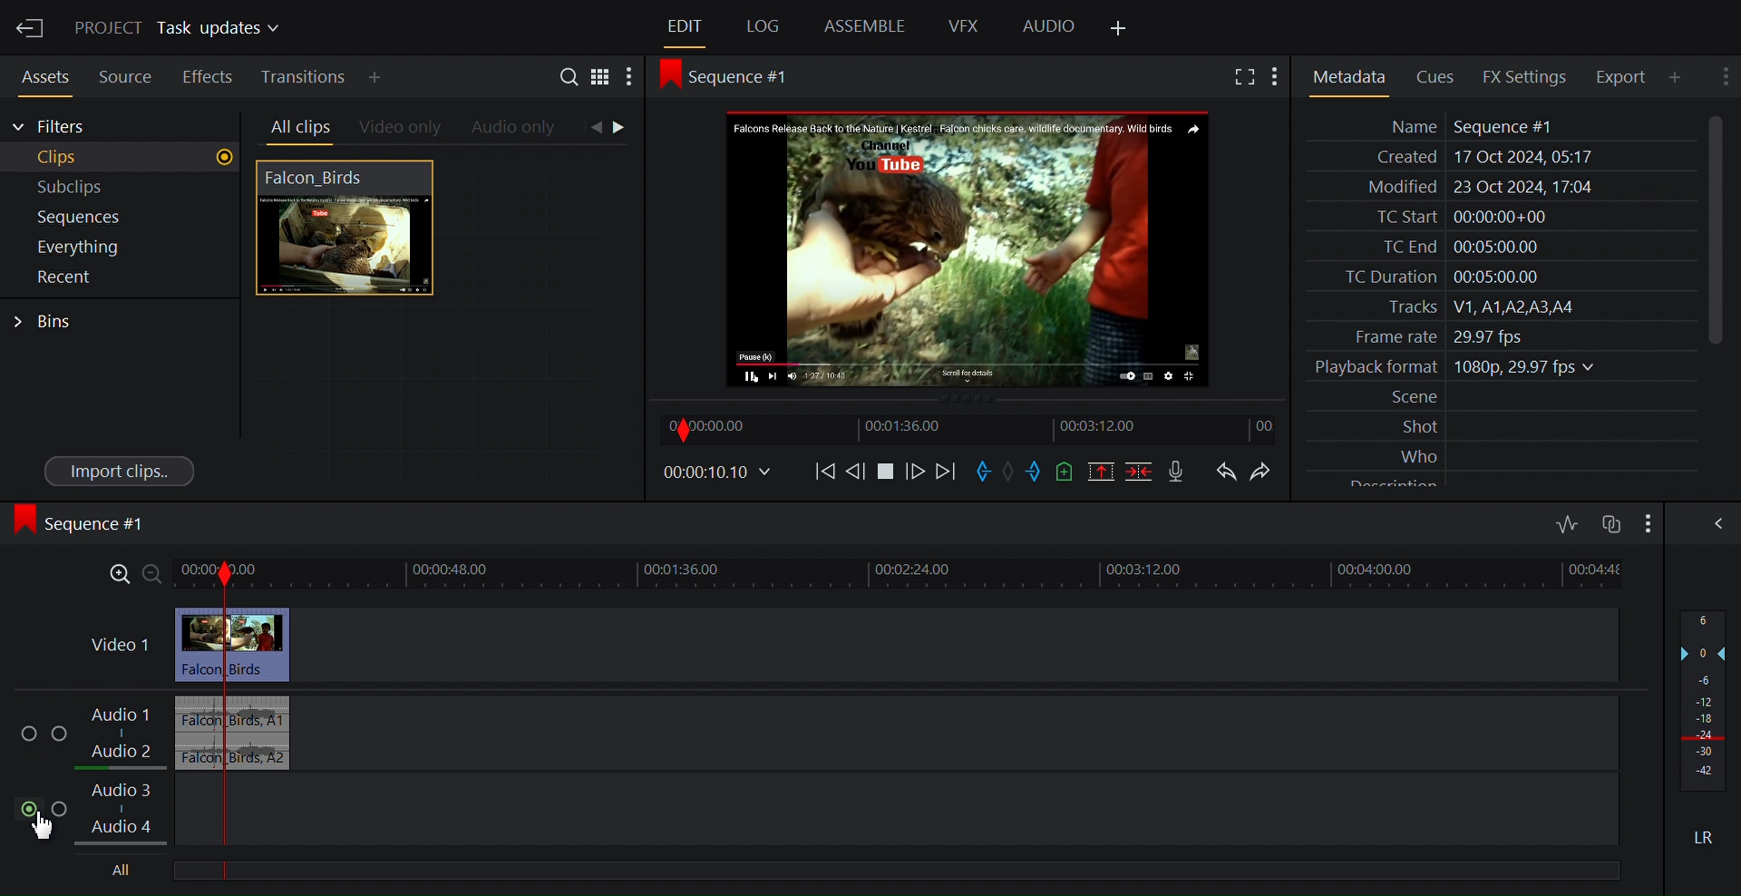  I want to click on Sequence #1, so click(85, 523).